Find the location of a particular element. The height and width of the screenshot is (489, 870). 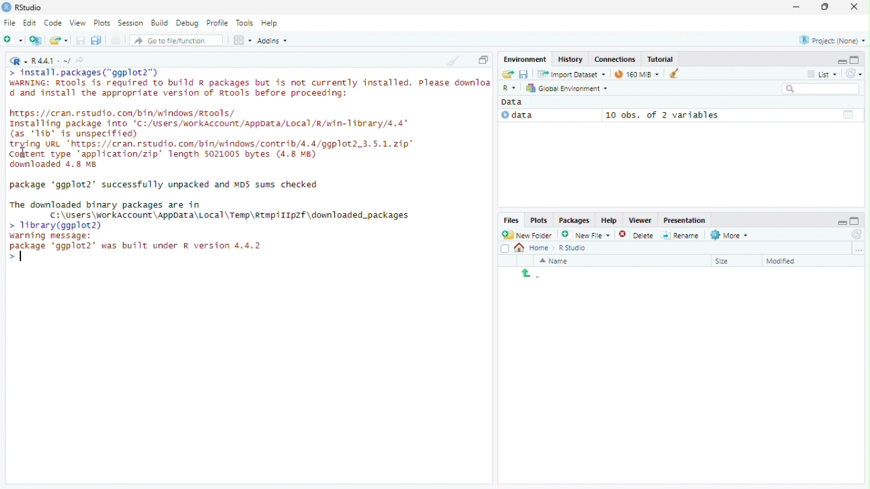

Select all is located at coordinates (505, 248).